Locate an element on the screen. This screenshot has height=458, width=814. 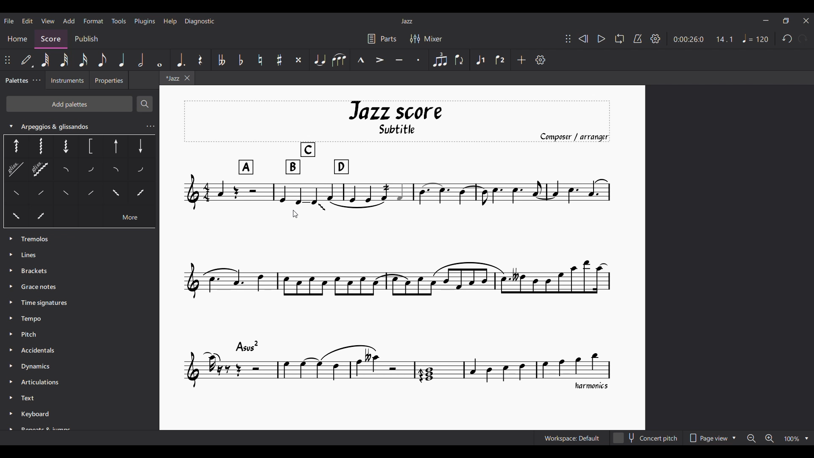
Current workspace setting is located at coordinates (572, 438).